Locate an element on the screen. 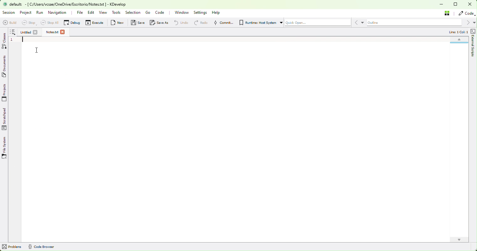 The width and height of the screenshot is (477, 251). Go is located at coordinates (148, 13).